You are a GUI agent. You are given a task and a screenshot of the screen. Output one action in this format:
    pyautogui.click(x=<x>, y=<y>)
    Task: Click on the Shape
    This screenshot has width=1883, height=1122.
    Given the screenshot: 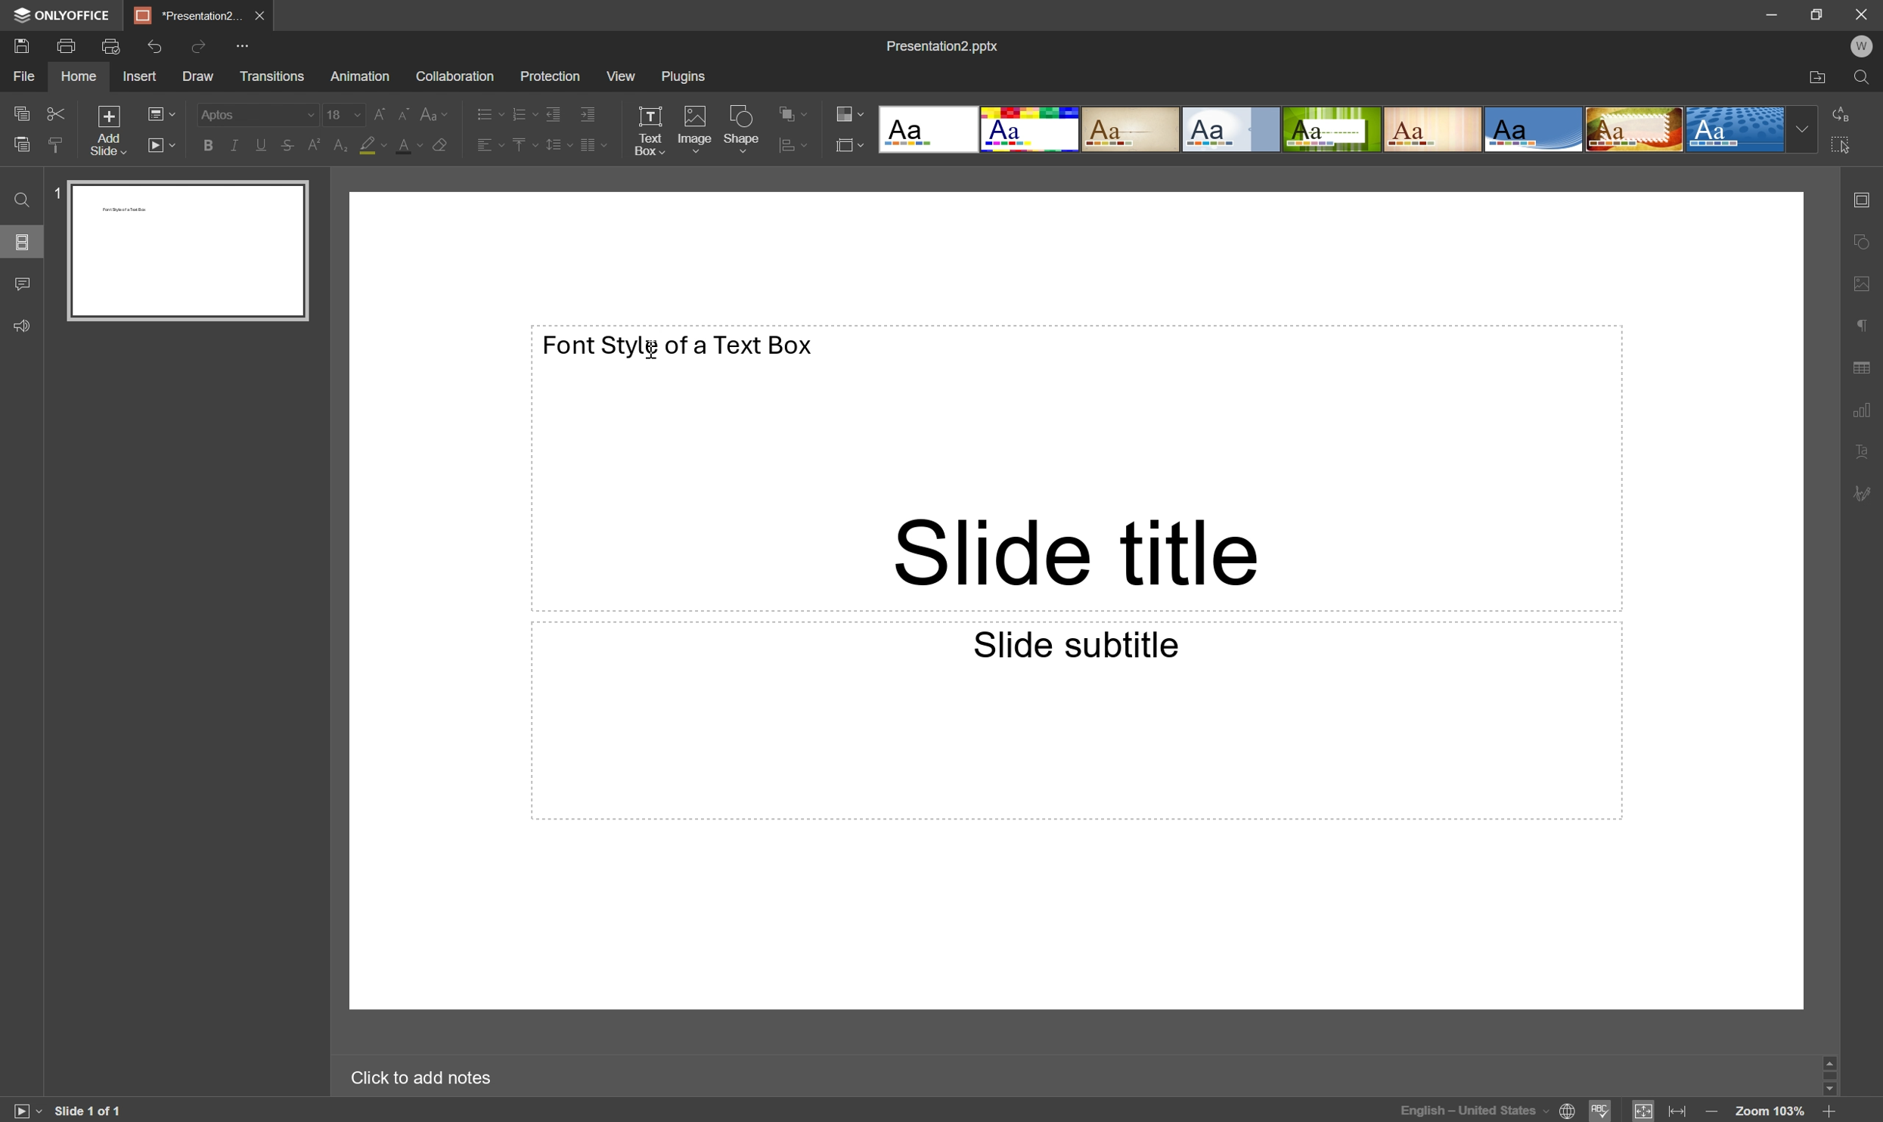 What is the action you would take?
    pyautogui.click(x=745, y=129)
    